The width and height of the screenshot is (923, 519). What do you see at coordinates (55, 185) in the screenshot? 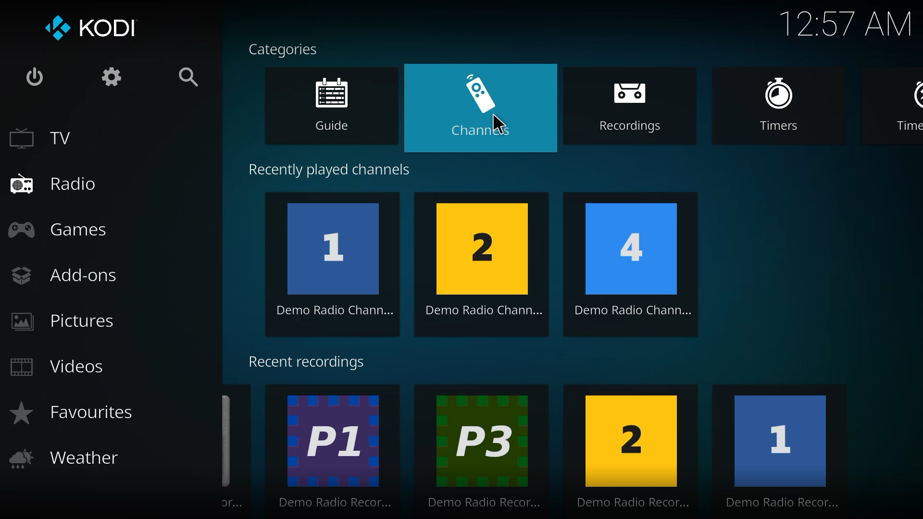
I see `radio` at bounding box center [55, 185].